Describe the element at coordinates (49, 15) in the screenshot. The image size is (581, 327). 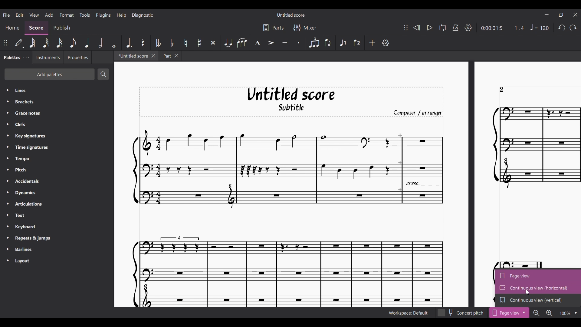
I see `Add menu` at that location.